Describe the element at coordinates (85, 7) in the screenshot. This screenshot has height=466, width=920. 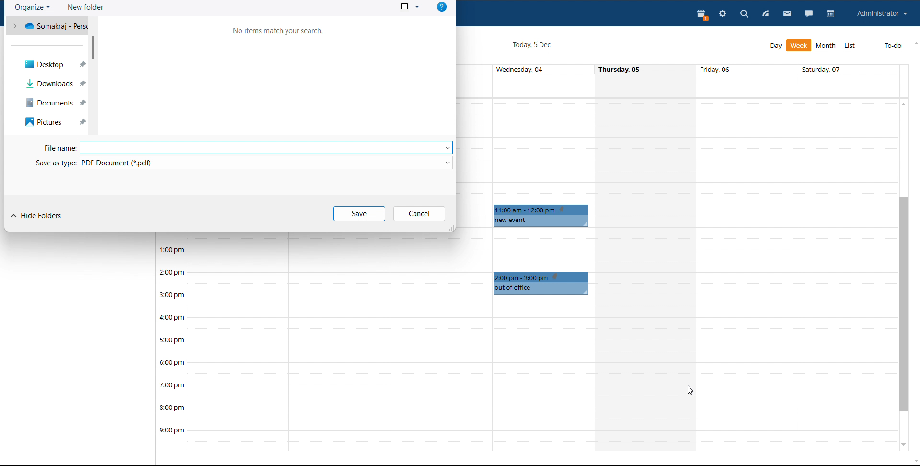
I see `new folder` at that location.